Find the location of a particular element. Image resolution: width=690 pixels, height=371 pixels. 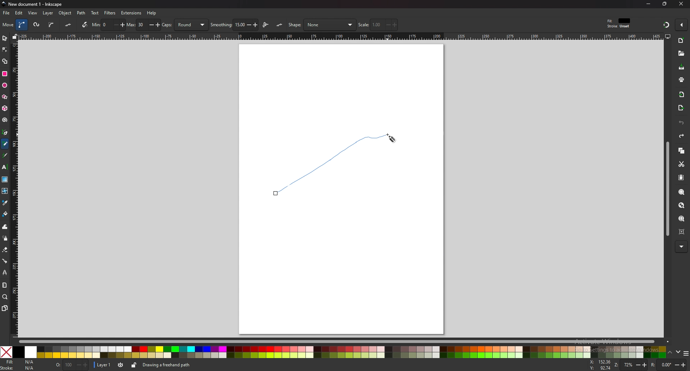

zoom selection is located at coordinates (682, 192).